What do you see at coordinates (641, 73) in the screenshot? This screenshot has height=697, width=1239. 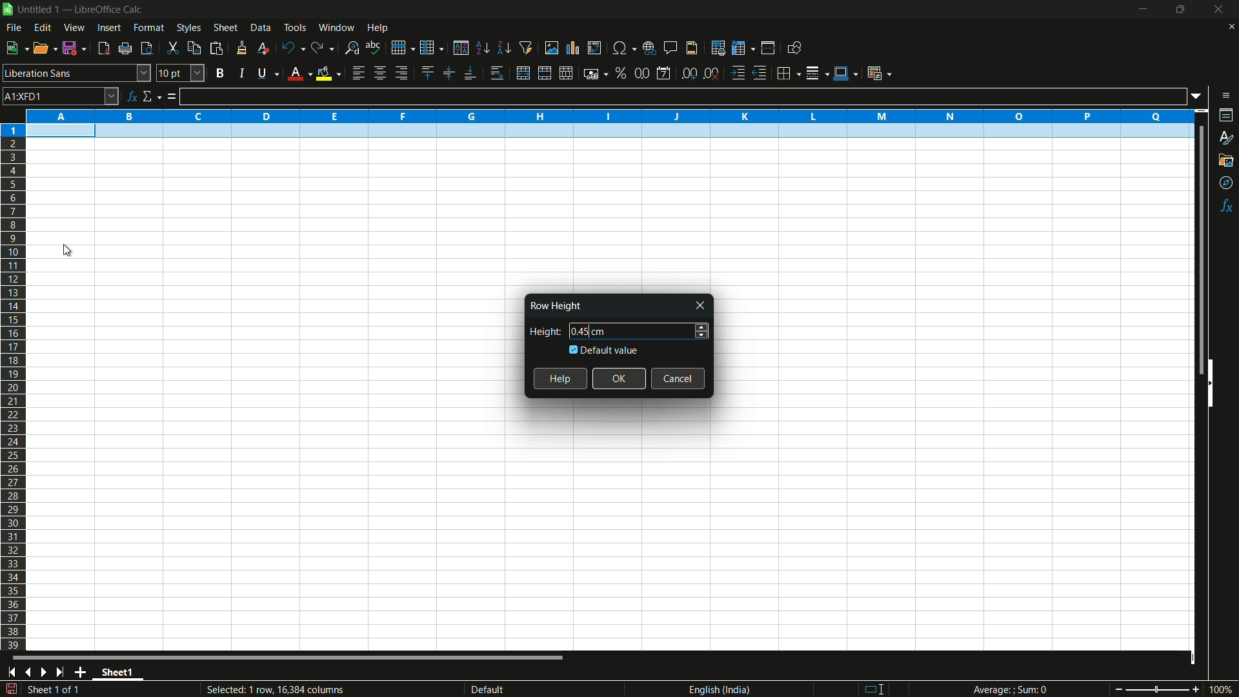 I see `format as number` at bounding box center [641, 73].